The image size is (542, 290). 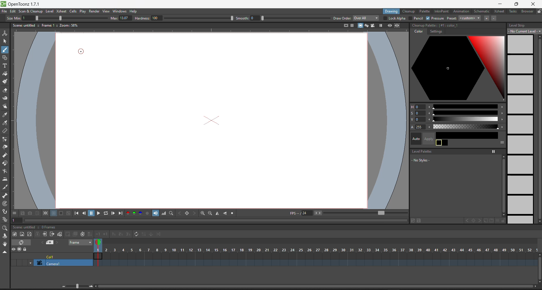 What do you see at coordinates (4, 11) in the screenshot?
I see `file` at bounding box center [4, 11].